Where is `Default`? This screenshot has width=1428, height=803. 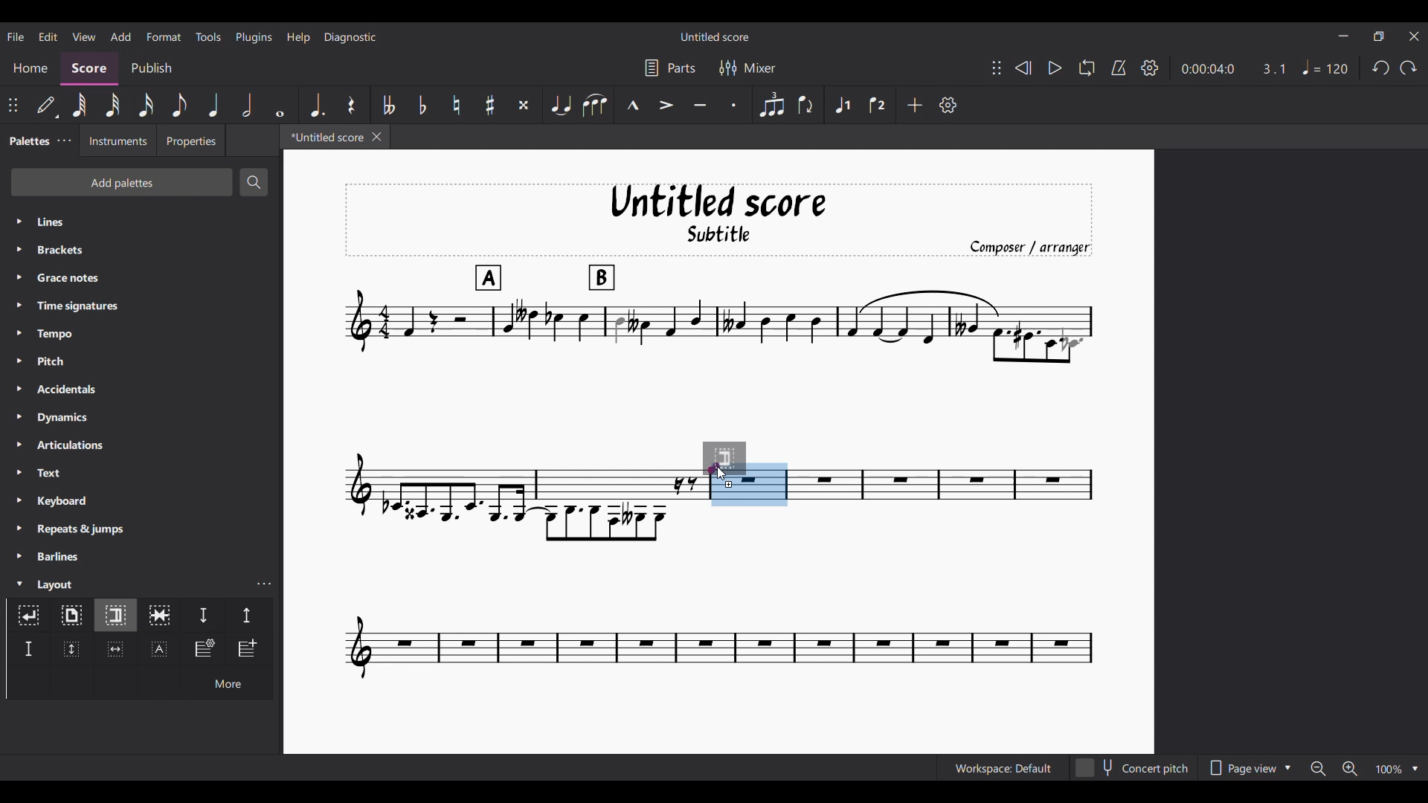 Default is located at coordinates (47, 105).